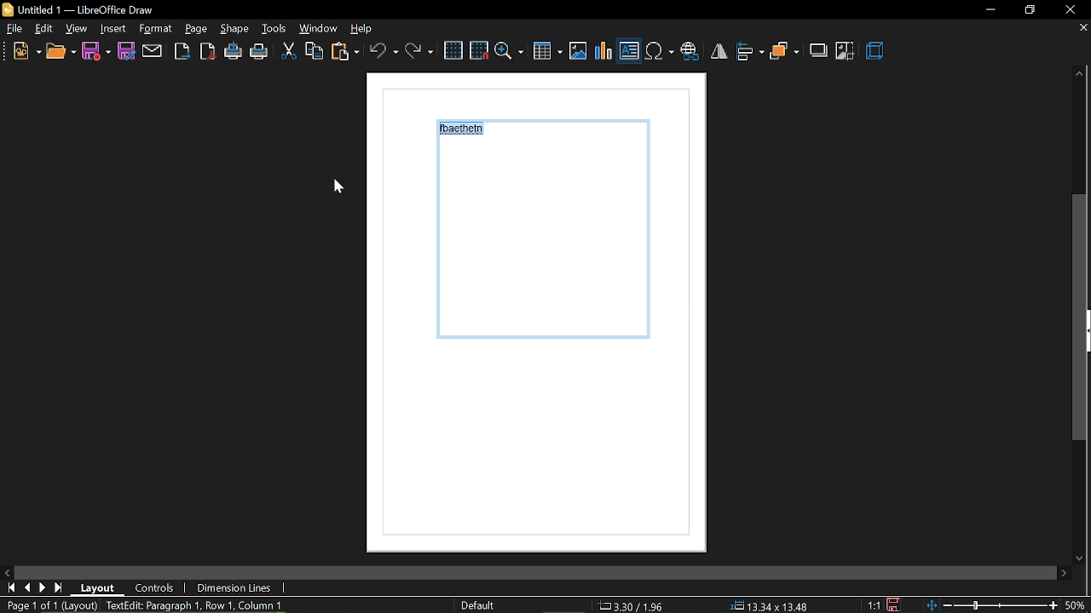 Image resolution: width=1091 pixels, height=613 pixels. I want to click on Export, so click(182, 50).